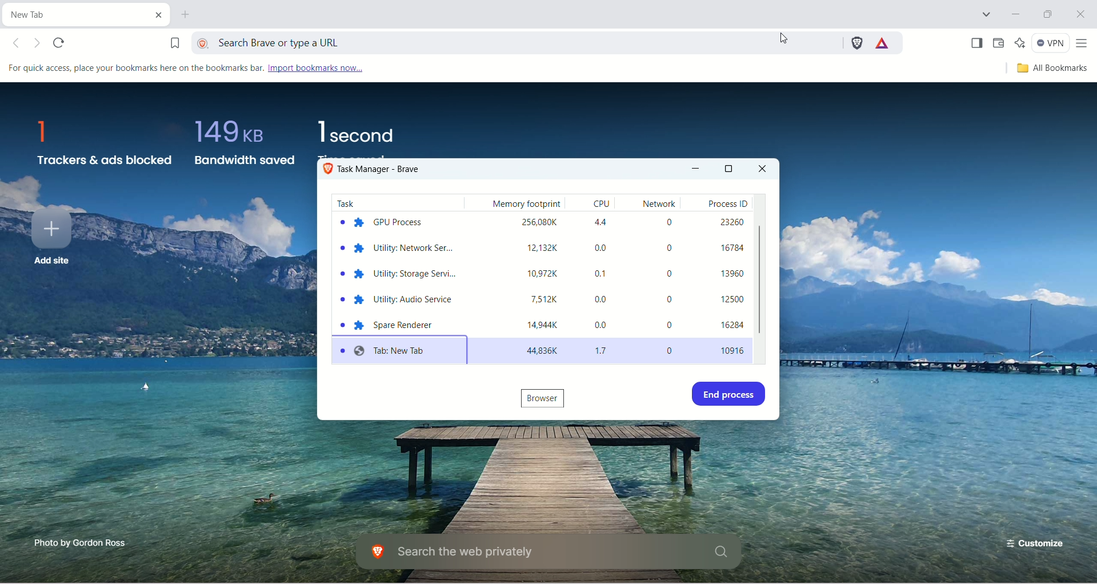  What do you see at coordinates (856, 43) in the screenshot?
I see `Brave shield` at bounding box center [856, 43].